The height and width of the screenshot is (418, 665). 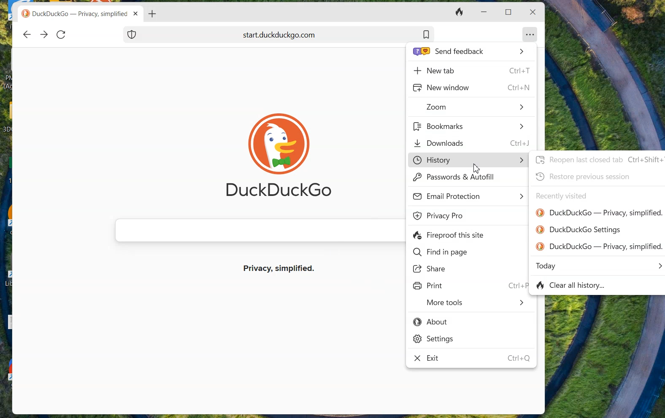 I want to click on Today, so click(x=600, y=266).